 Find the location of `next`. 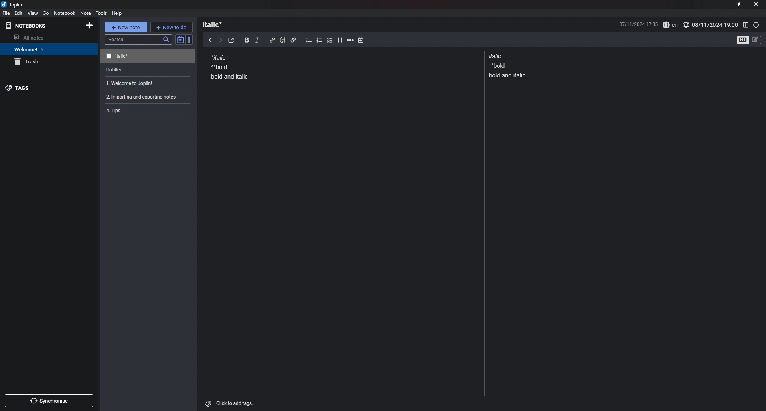

next is located at coordinates (221, 40).